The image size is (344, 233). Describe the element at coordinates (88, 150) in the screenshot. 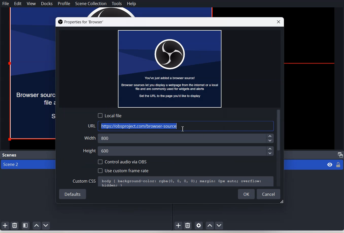

I see `Height` at that location.